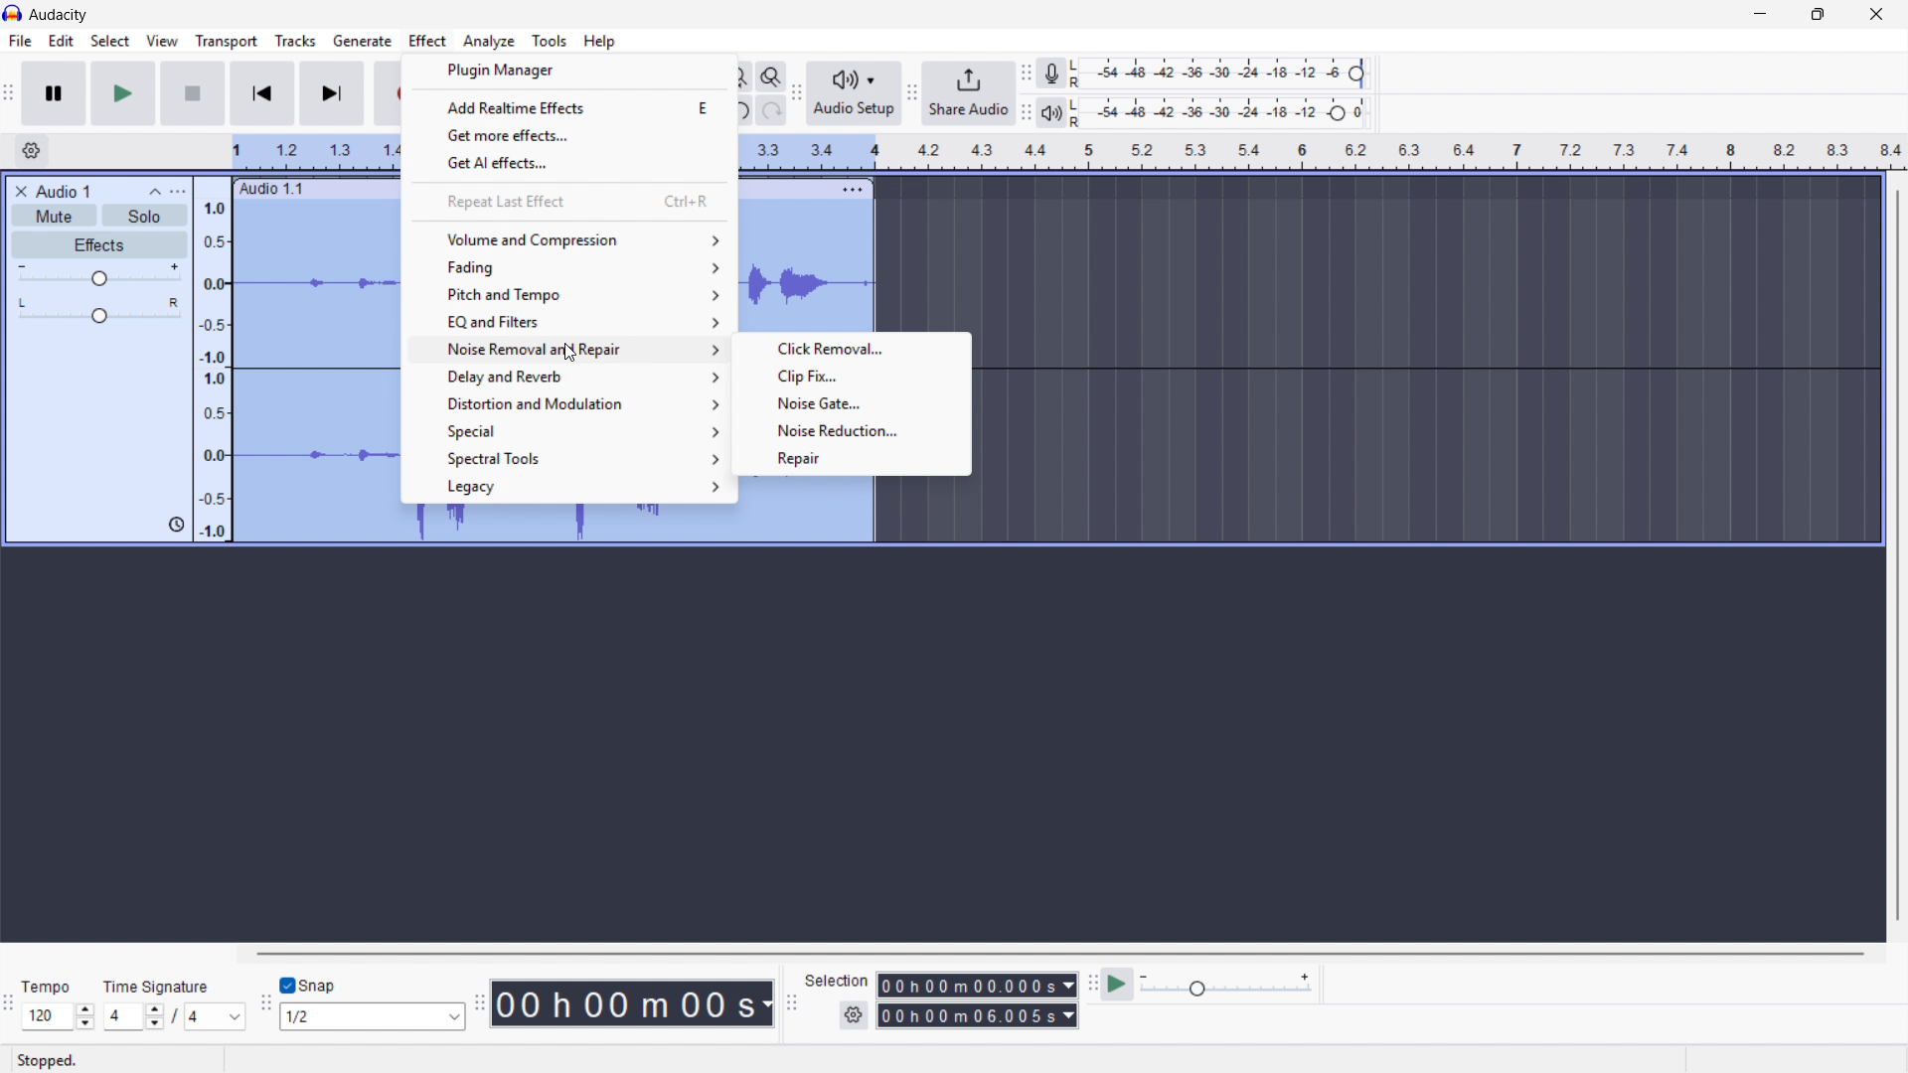  What do you see at coordinates (295, 40) in the screenshot?
I see `Tracks` at bounding box center [295, 40].